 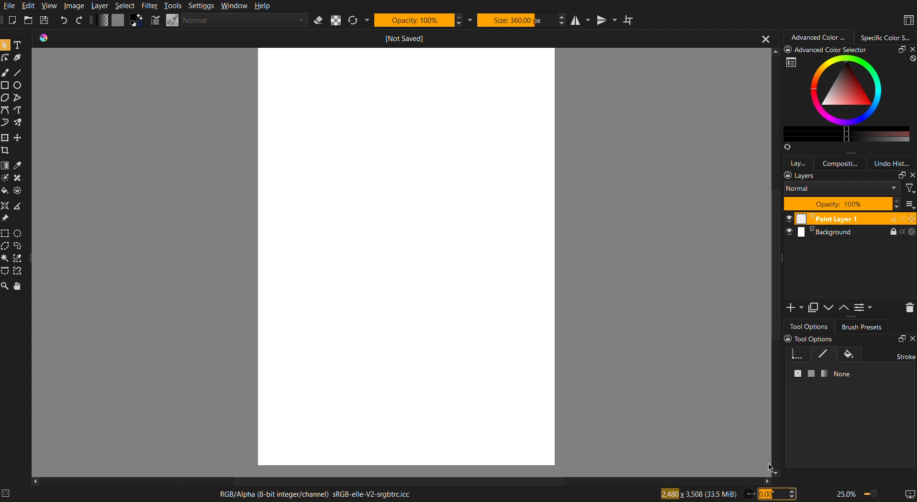 I want to click on Canvas Size, so click(x=697, y=494).